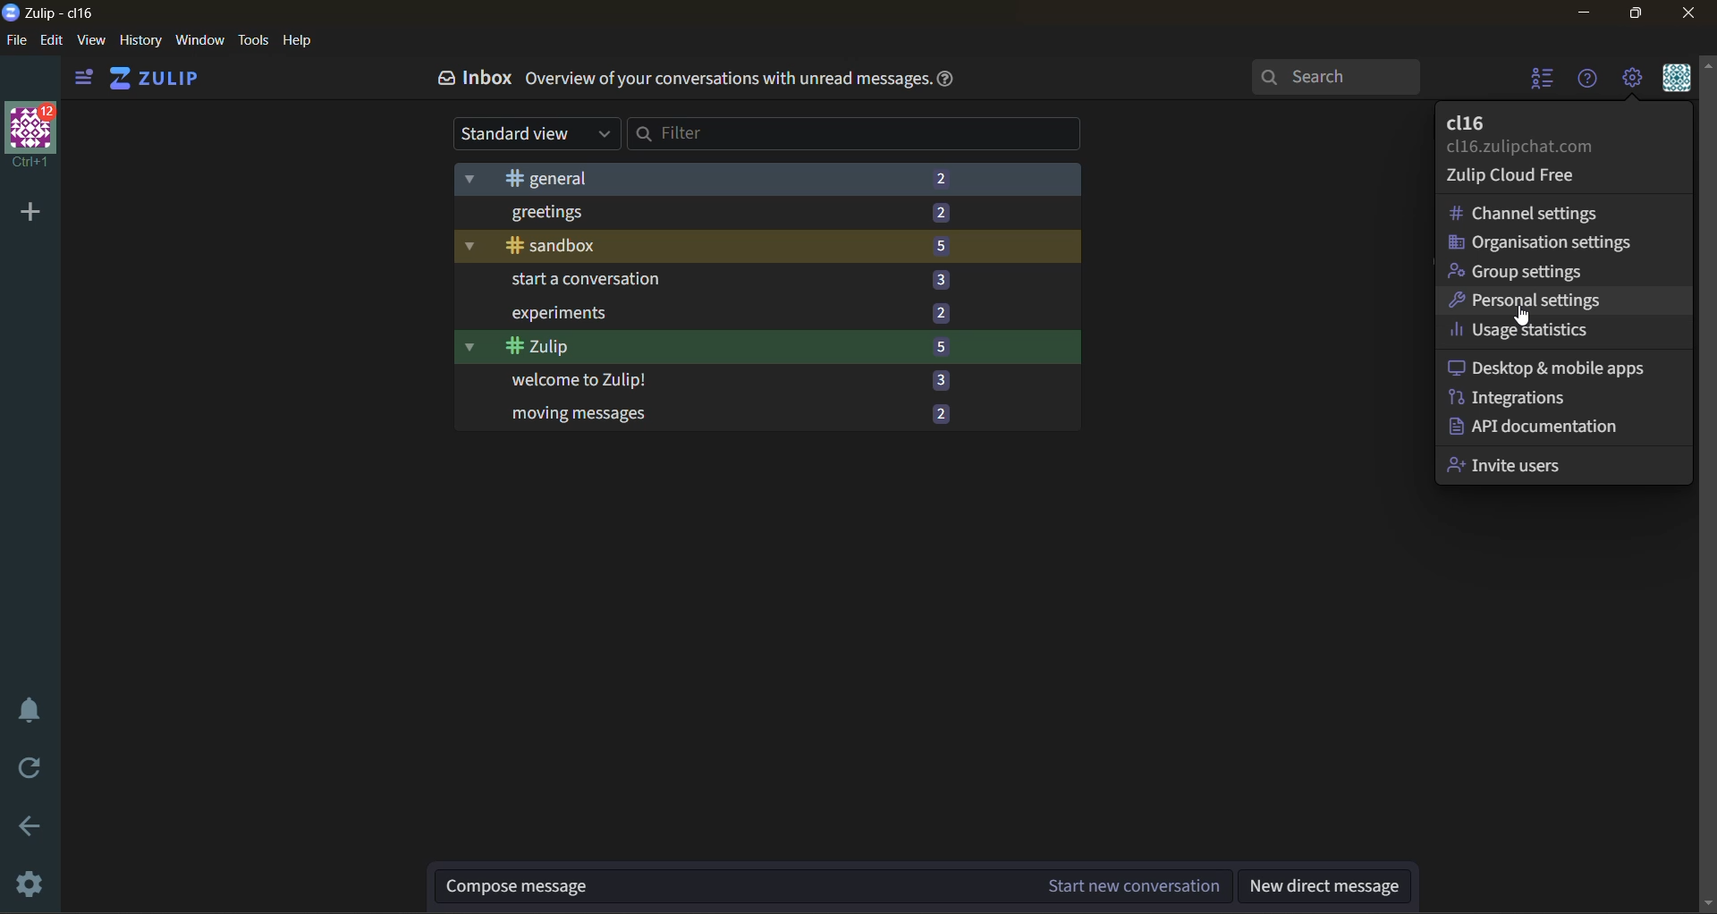 The height and width of the screenshot is (914, 1717). I want to click on desktop and mobile apps, so click(1553, 365).